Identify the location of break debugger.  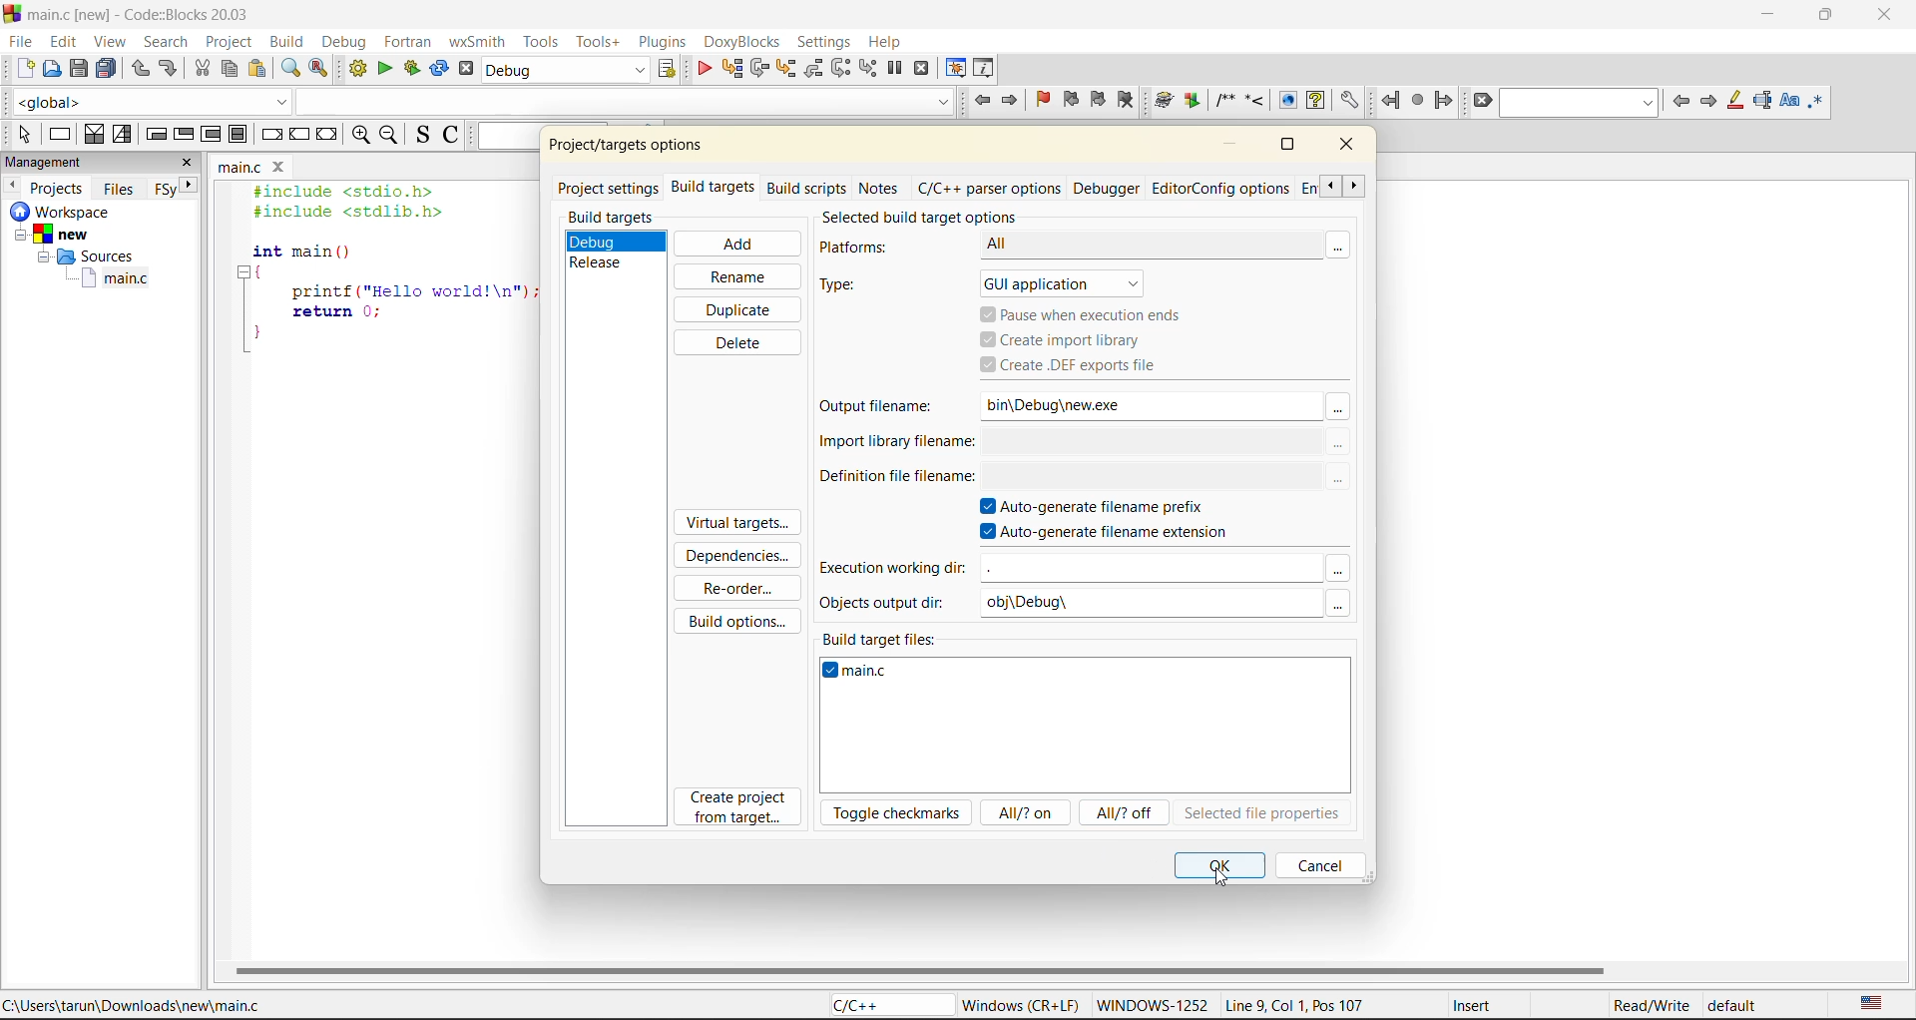
(896, 69).